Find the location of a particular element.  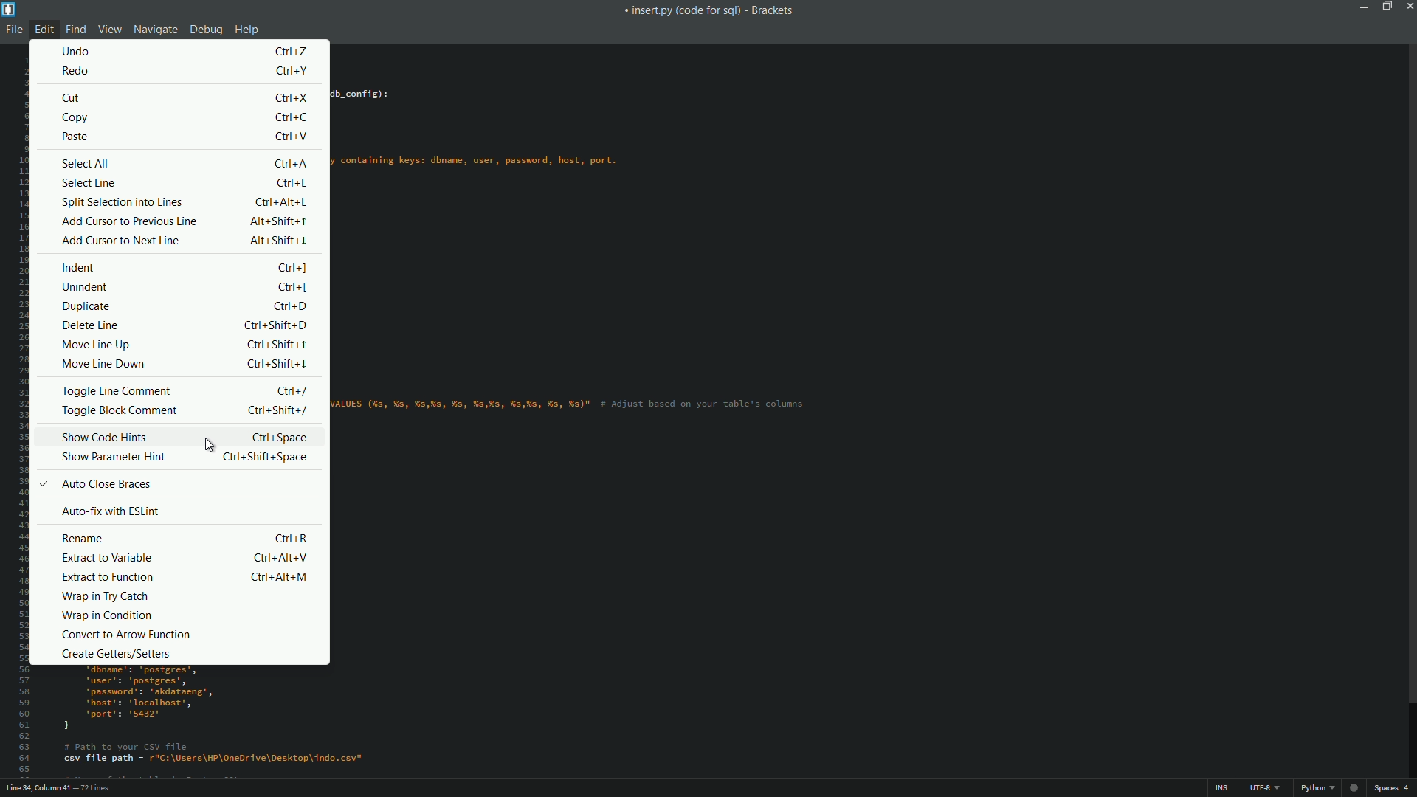

cursor is located at coordinates (207, 444).